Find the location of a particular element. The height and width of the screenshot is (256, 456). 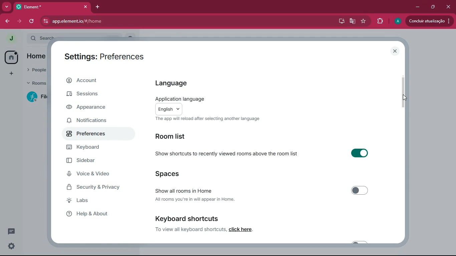

close is located at coordinates (447, 6).